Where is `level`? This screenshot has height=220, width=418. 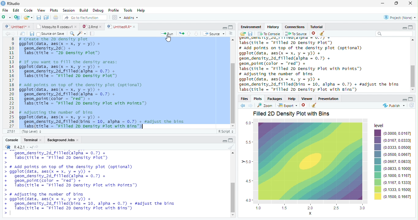
level is located at coordinates (379, 125).